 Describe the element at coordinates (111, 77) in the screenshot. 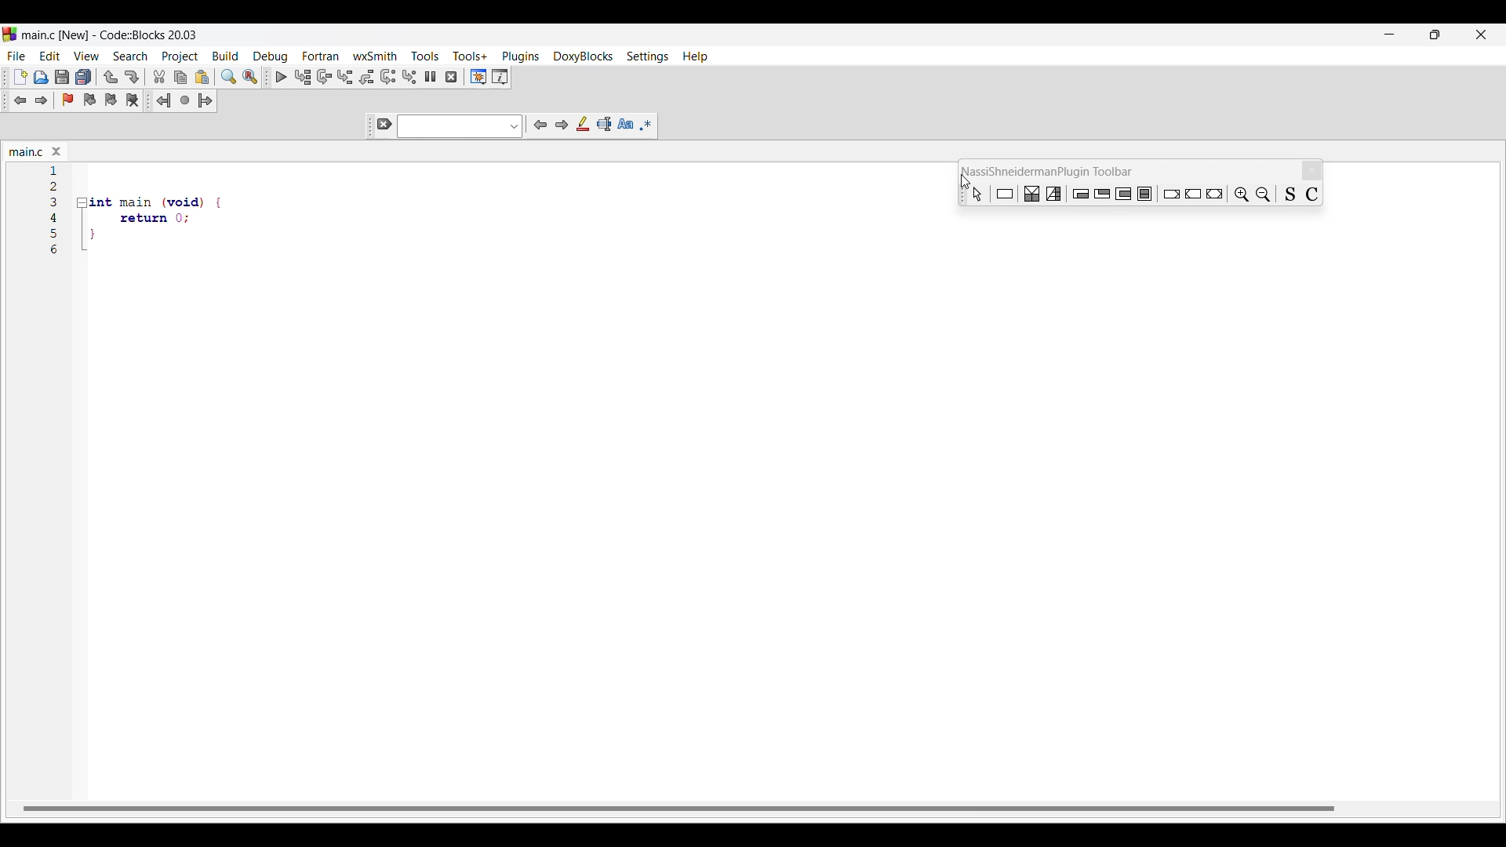

I see `Undo` at that location.